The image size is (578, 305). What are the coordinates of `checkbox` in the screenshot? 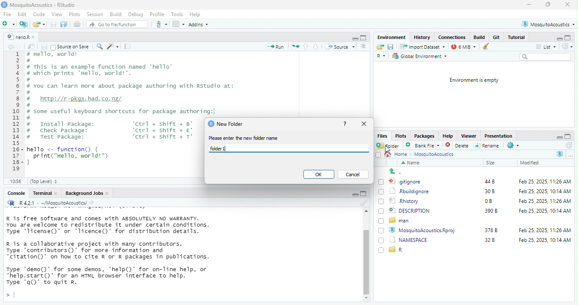 It's located at (377, 155).